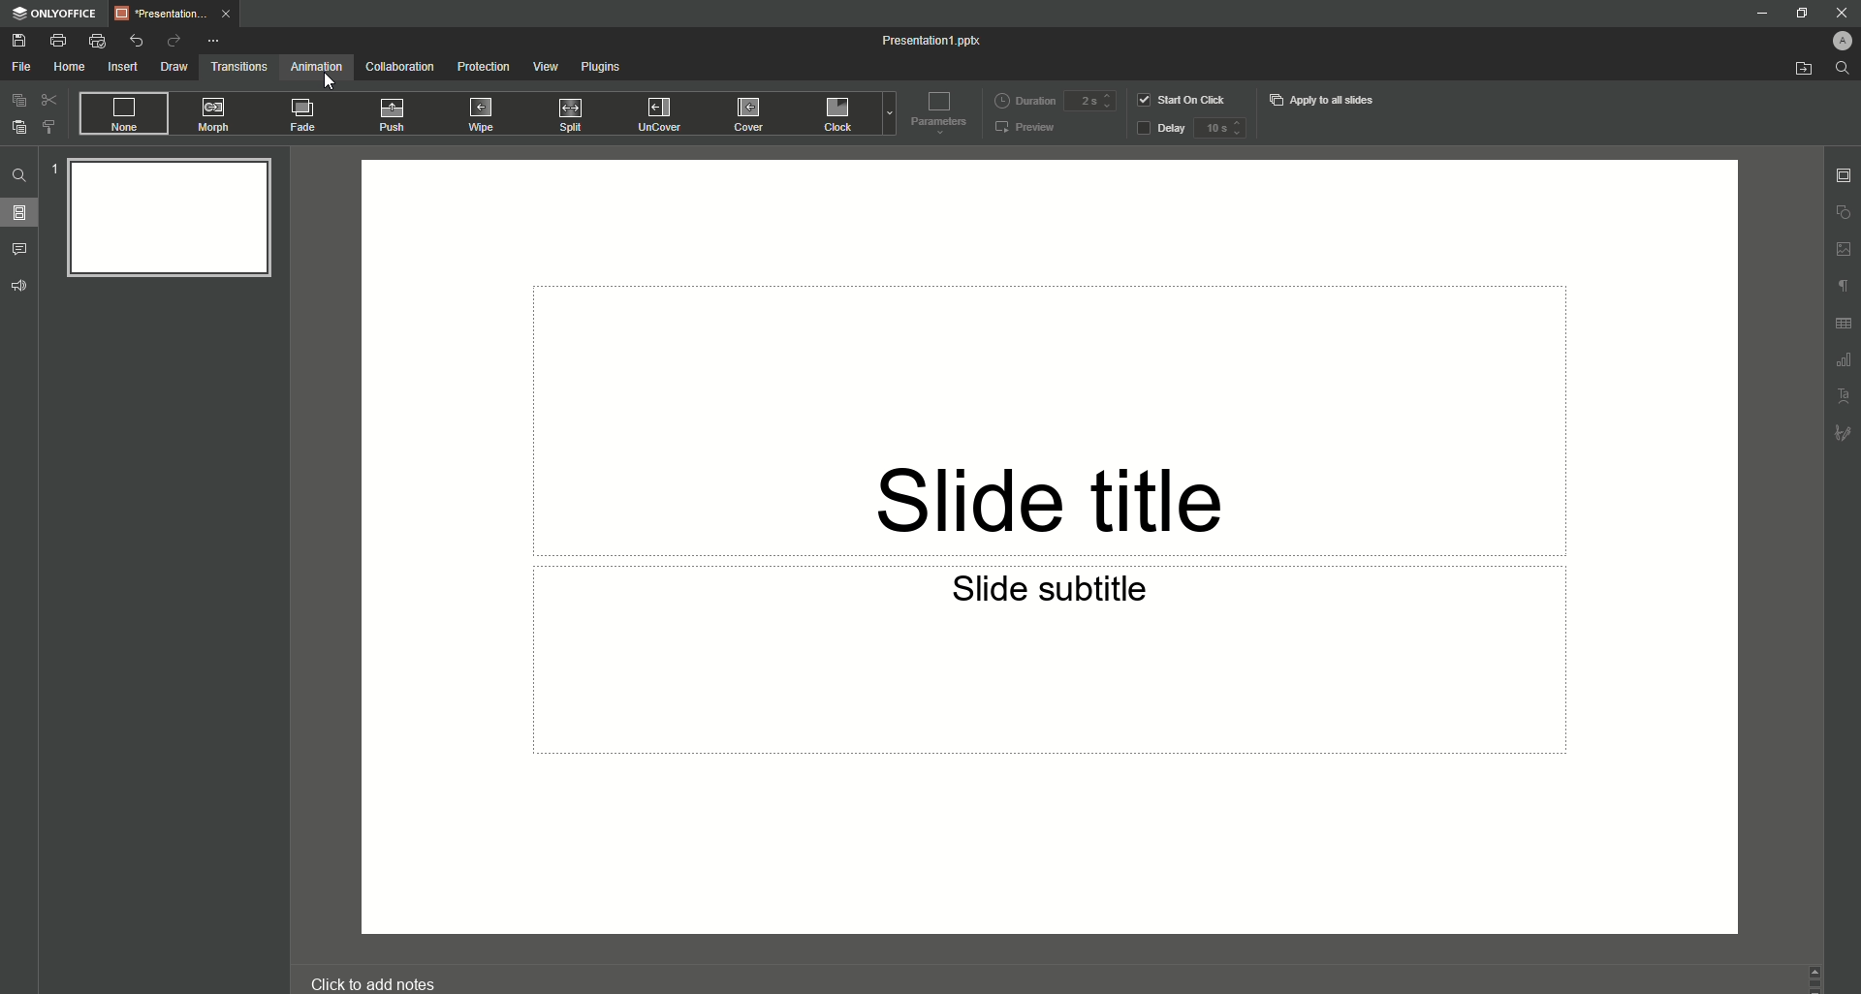  I want to click on Protection, so click(480, 68).